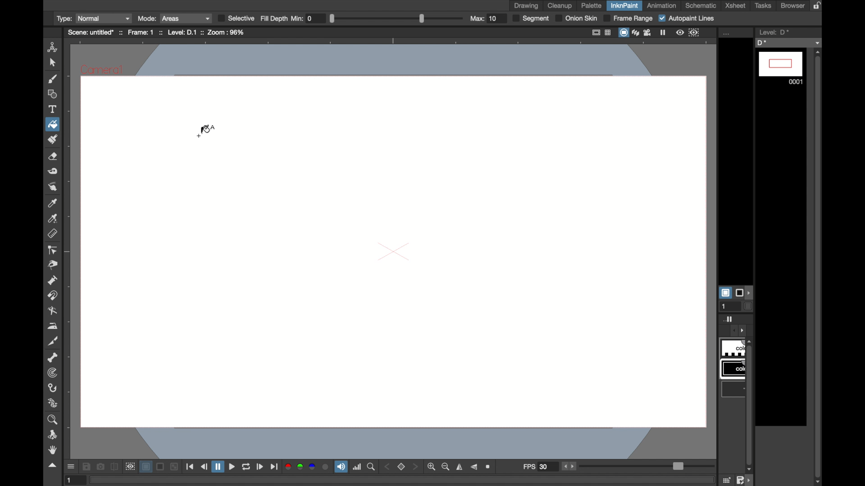  Describe the element at coordinates (51, 47) in the screenshot. I see `animate tool ` at that location.